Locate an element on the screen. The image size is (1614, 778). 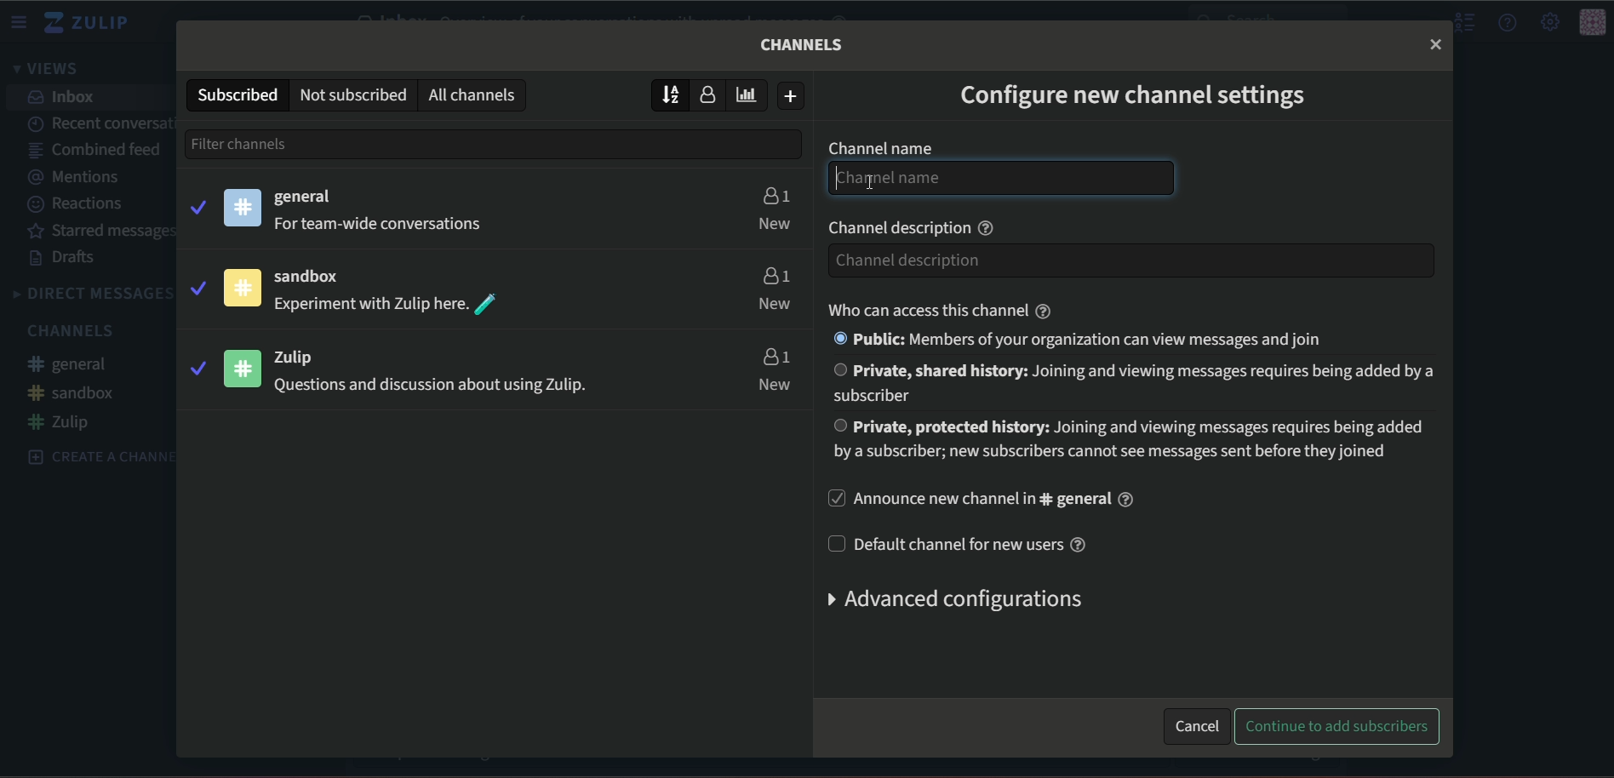
Reactions is located at coordinates (78, 204).